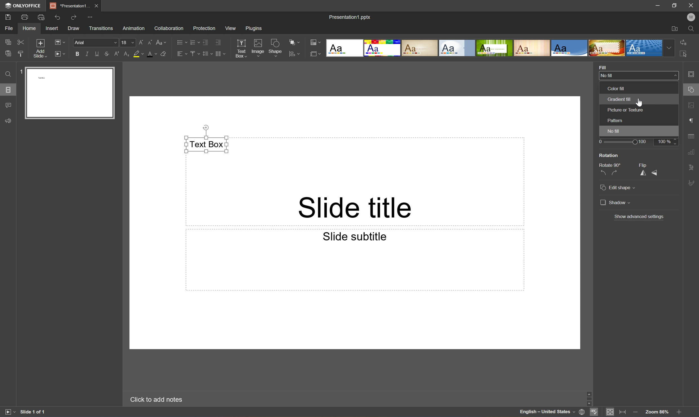  Describe the element at coordinates (692, 90) in the screenshot. I see `Shape settings` at that location.